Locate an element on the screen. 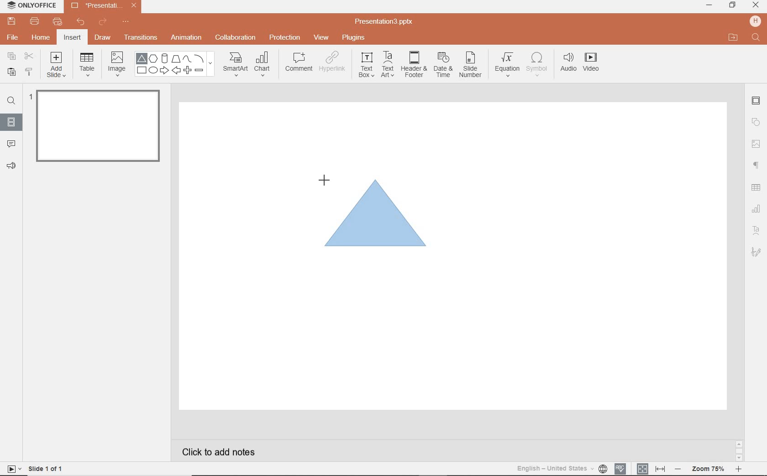 This screenshot has width=767, height=476. OPEN FILE LOCATION is located at coordinates (733, 37).